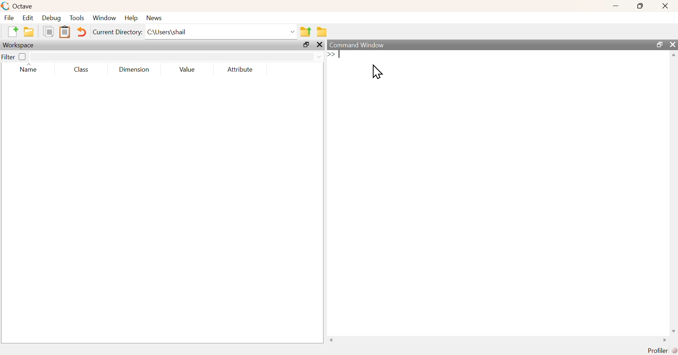 Image resolution: width=678 pixels, height=355 pixels. What do you see at coordinates (361, 44) in the screenshot?
I see `Command Window` at bounding box center [361, 44].